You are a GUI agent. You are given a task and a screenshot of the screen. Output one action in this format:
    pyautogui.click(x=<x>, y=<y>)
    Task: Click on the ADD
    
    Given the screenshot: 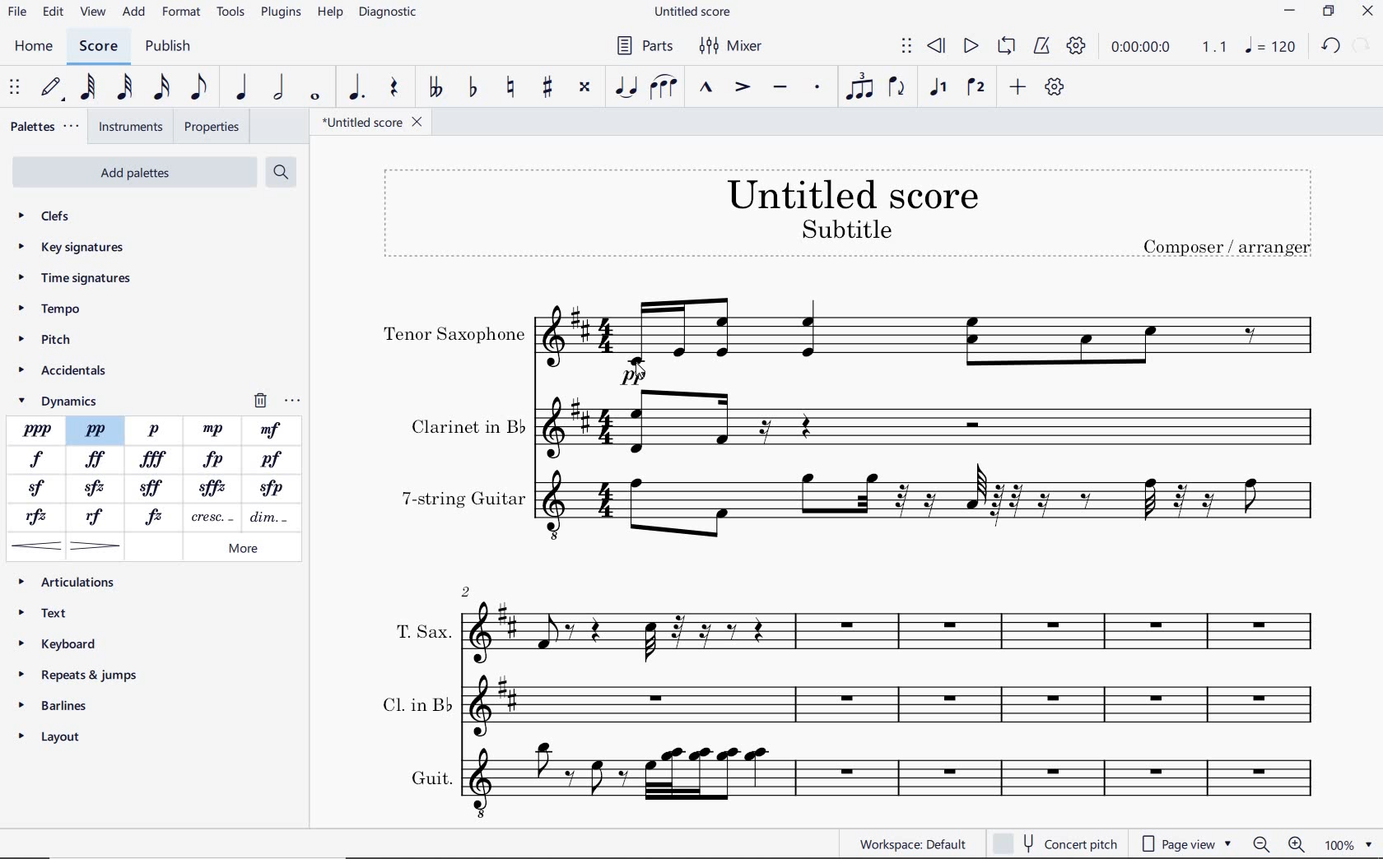 What is the action you would take?
    pyautogui.click(x=1018, y=85)
    